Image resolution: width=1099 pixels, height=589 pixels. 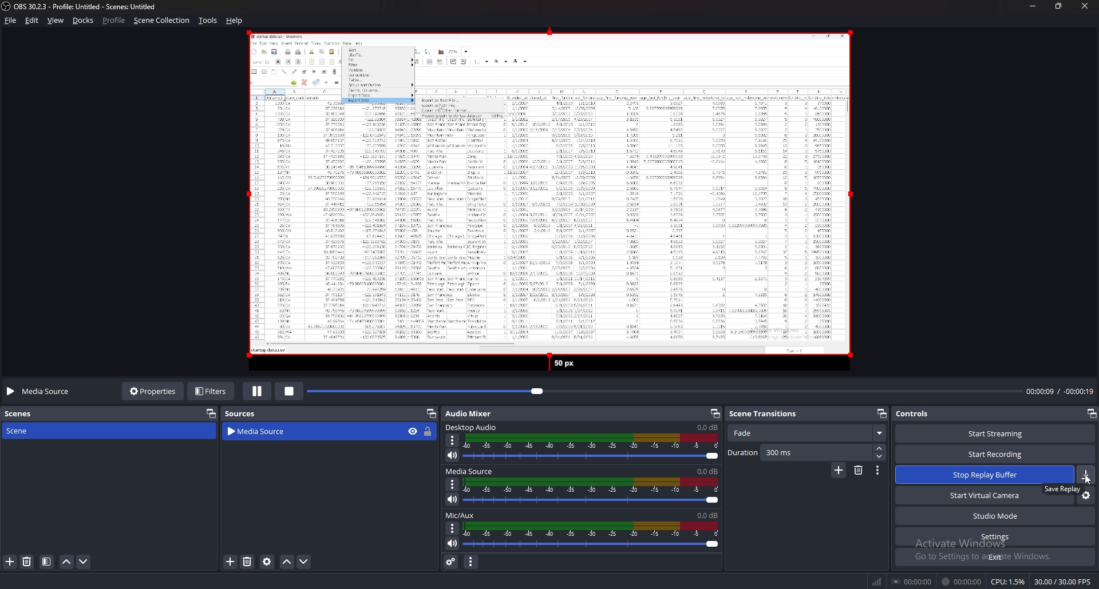 I want to click on file, so click(x=11, y=20).